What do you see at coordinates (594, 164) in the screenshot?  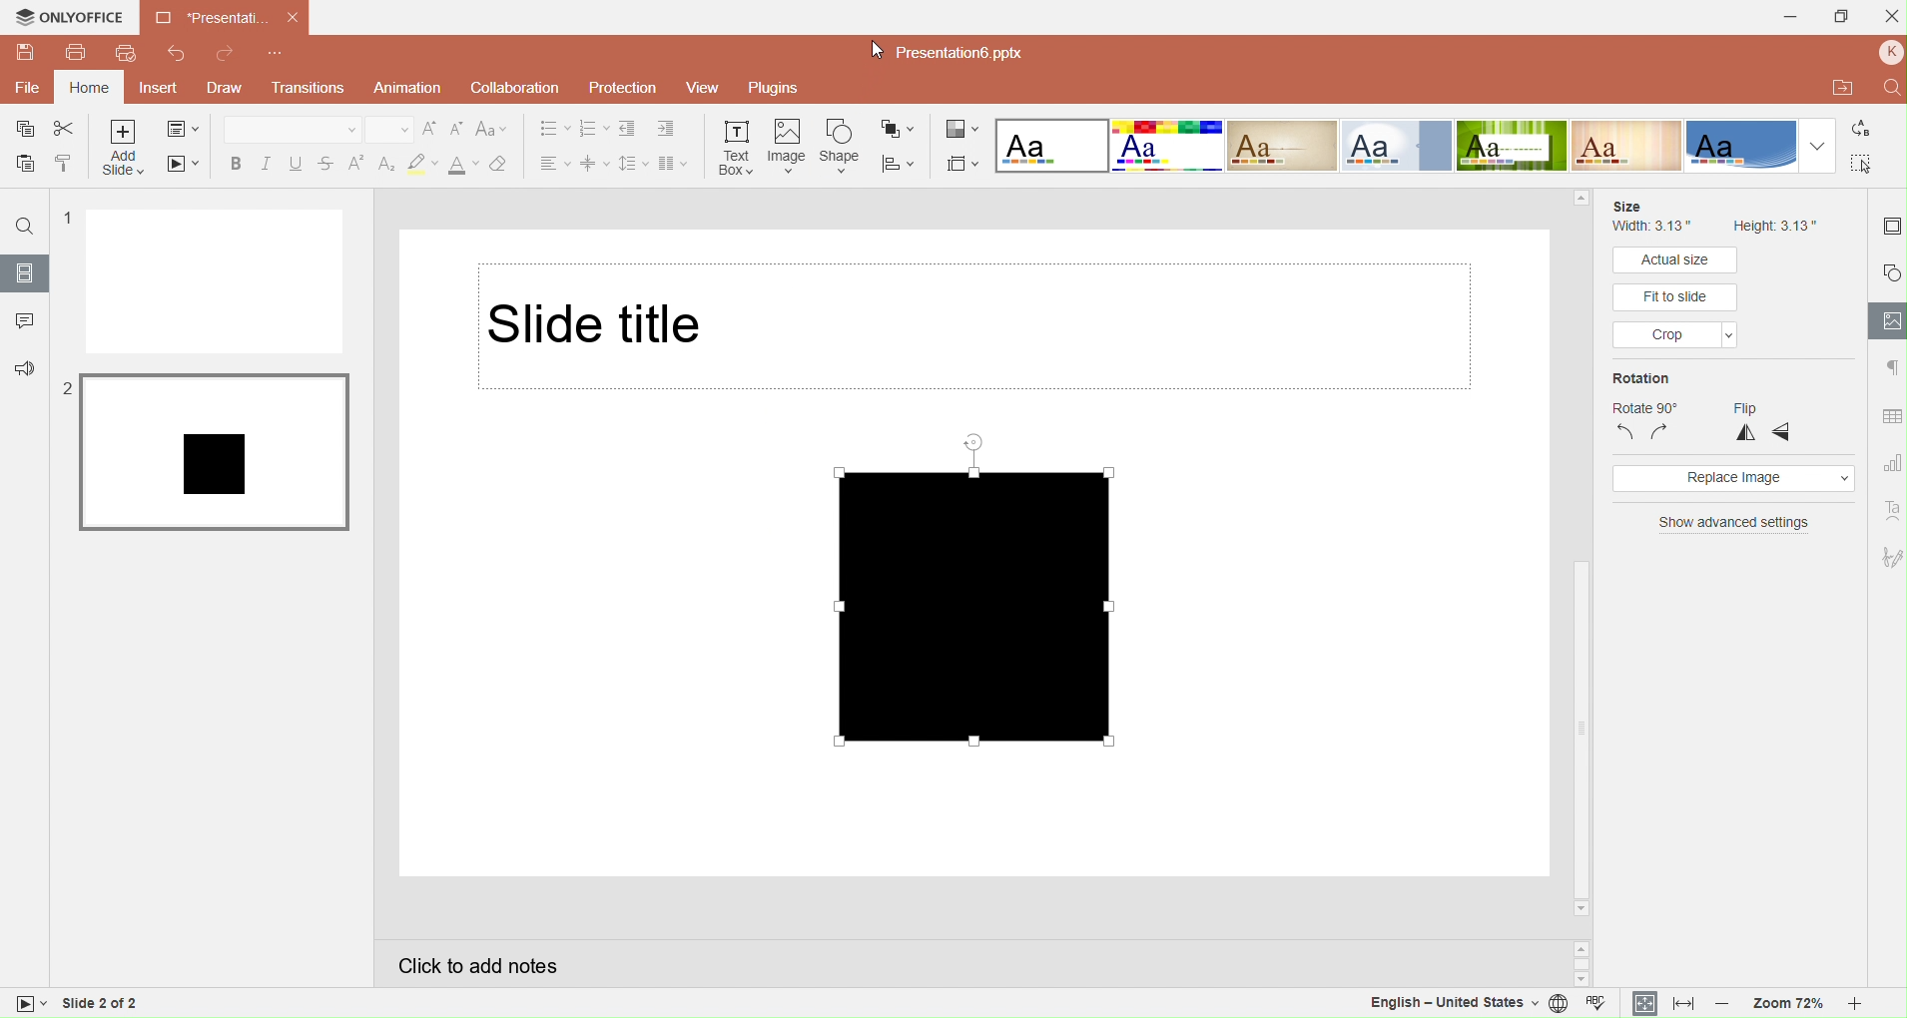 I see `Vertical align` at bounding box center [594, 164].